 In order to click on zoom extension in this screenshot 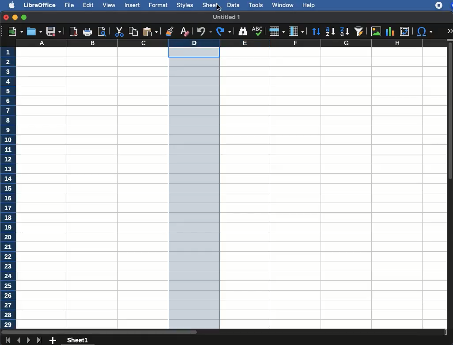, I will do `click(450, 5)`.